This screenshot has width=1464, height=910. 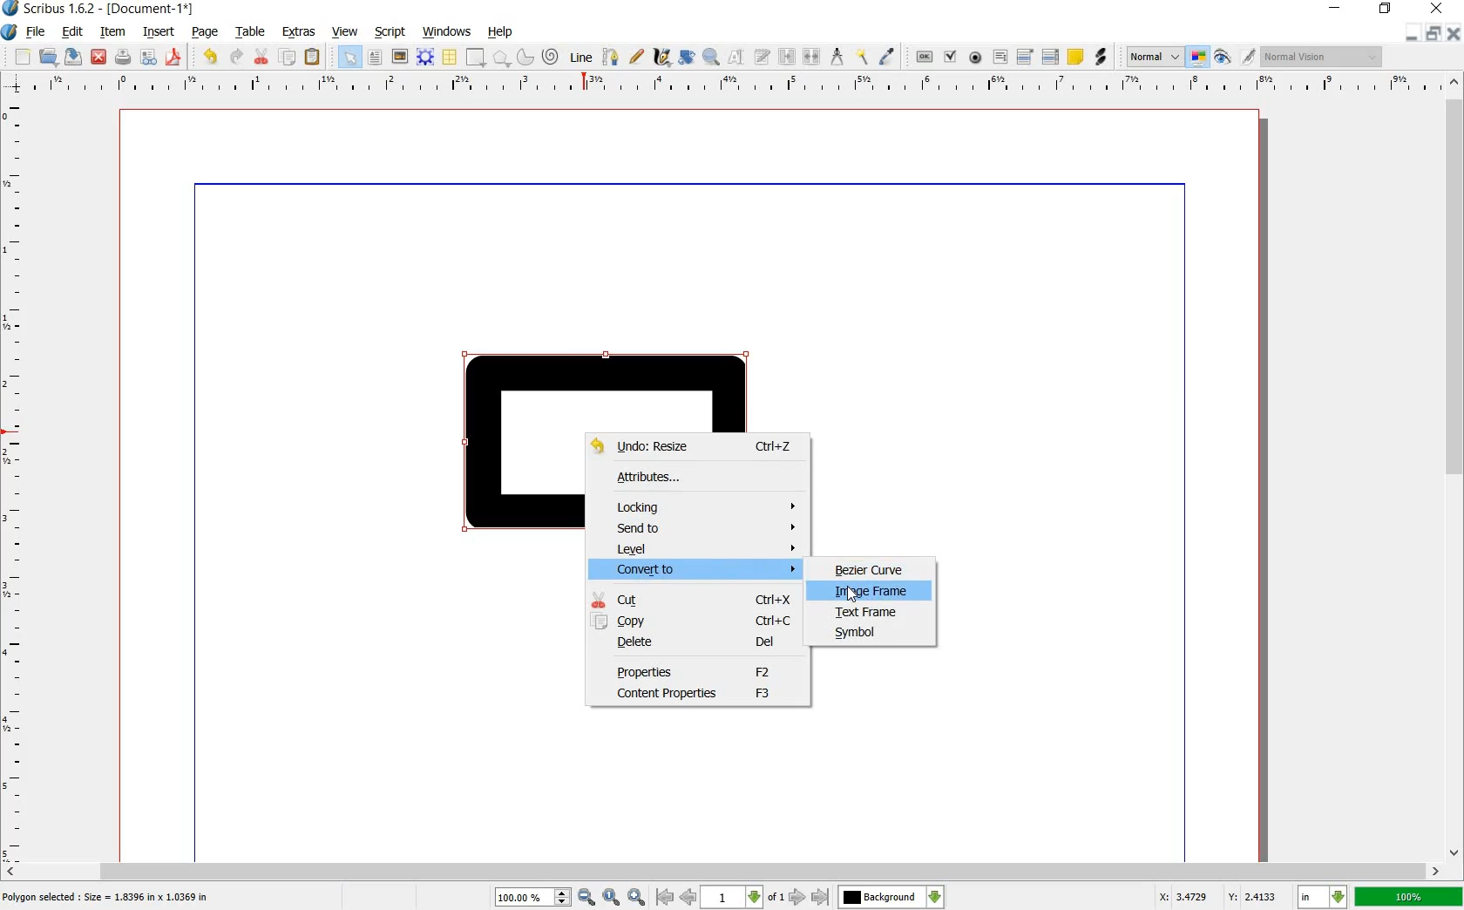 What do you see at coordinates (9, 32) in the screenshot?
I see `Application logo` at bounding box center [9, 32].